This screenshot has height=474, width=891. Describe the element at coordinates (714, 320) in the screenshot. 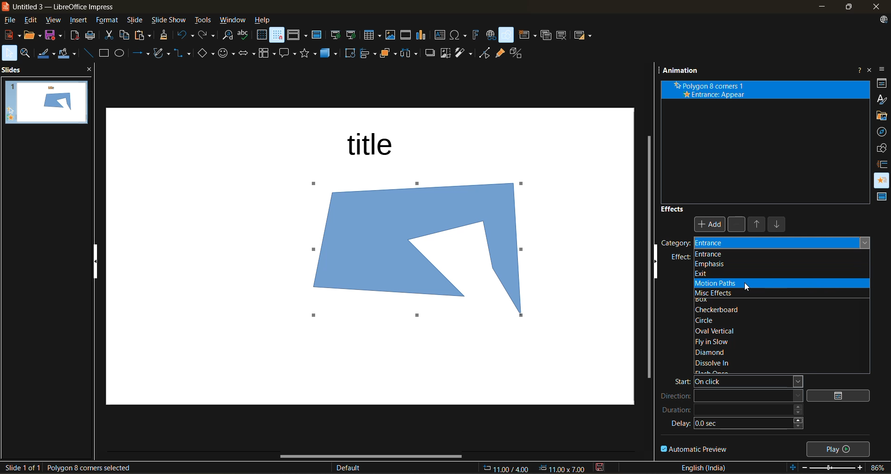

I see `circle` at that location.